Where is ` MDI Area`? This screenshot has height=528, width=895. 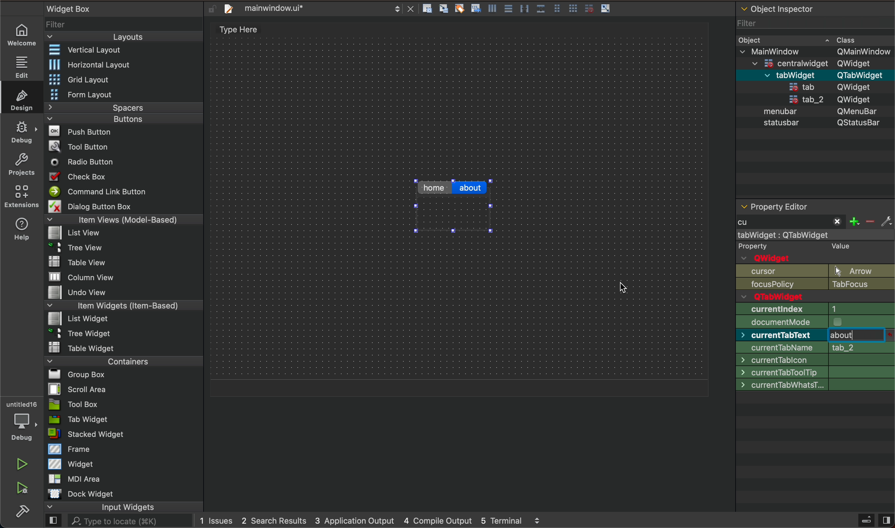  MDI Area is located at coordinates (80, 479).